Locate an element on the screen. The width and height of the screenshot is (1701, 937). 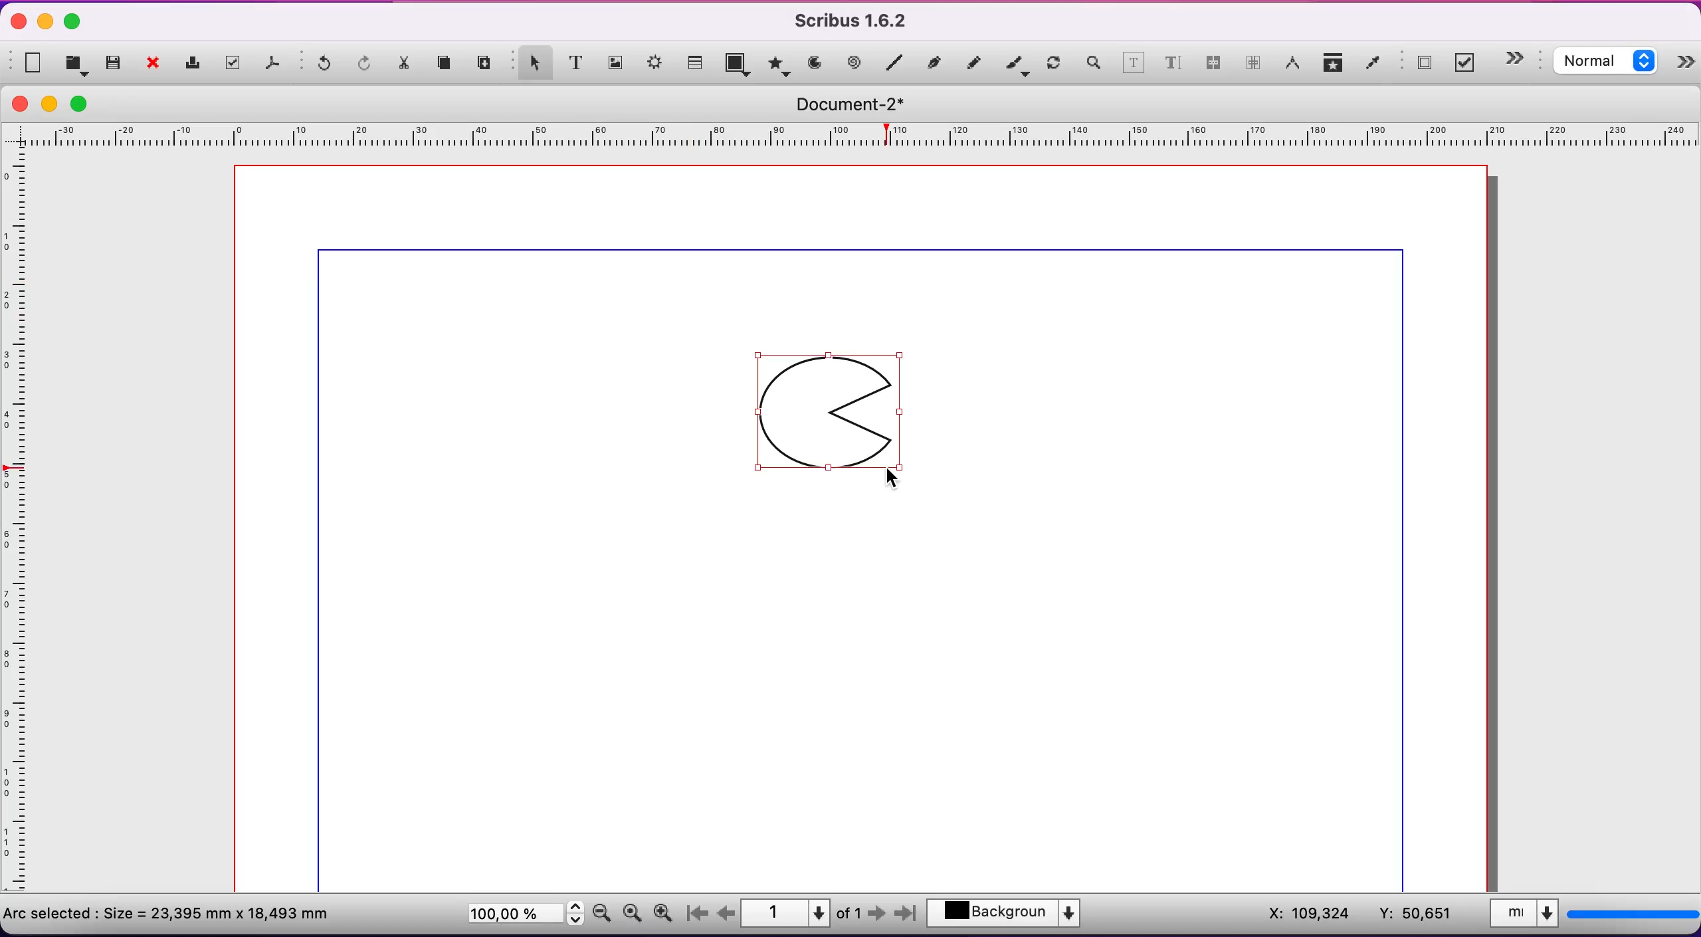
shape is located at coordinates (837, 415).